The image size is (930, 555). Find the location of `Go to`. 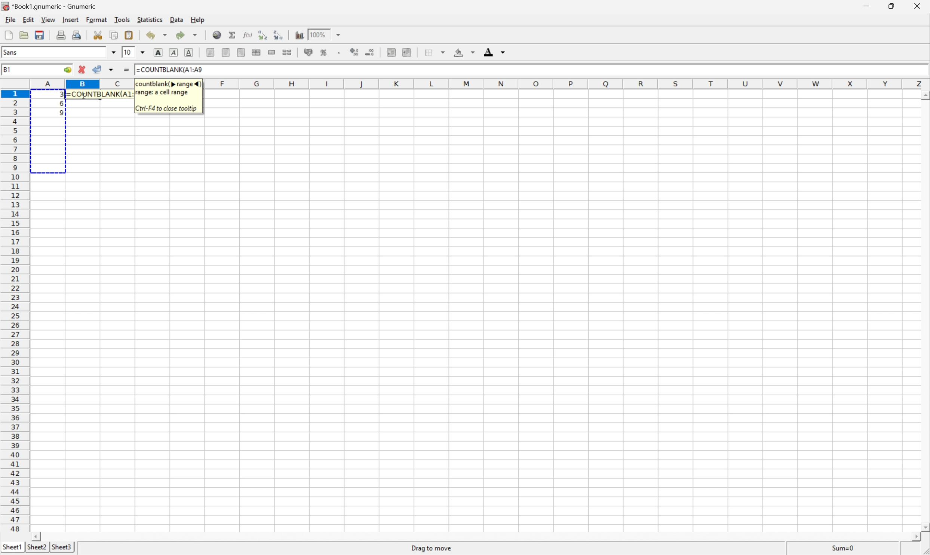

Go to is located at coordinates (68, 70).